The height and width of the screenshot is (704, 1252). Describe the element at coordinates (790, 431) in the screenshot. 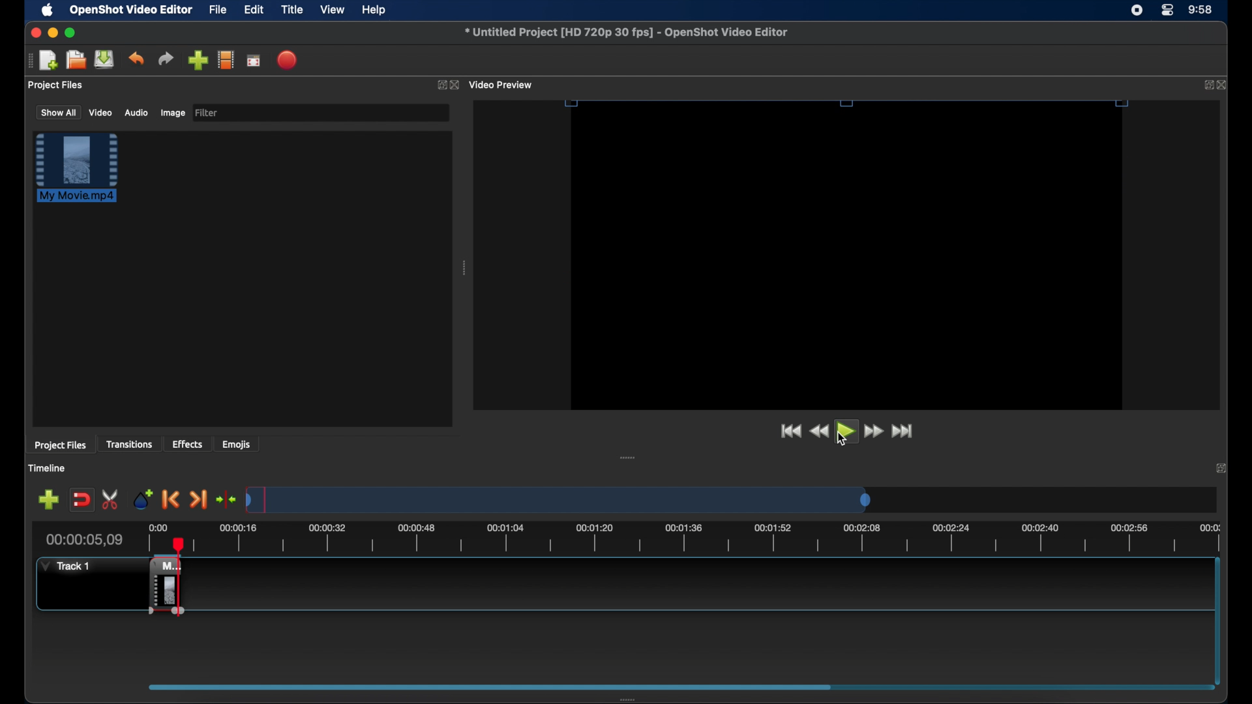

I see `jumpt to start` at that location.